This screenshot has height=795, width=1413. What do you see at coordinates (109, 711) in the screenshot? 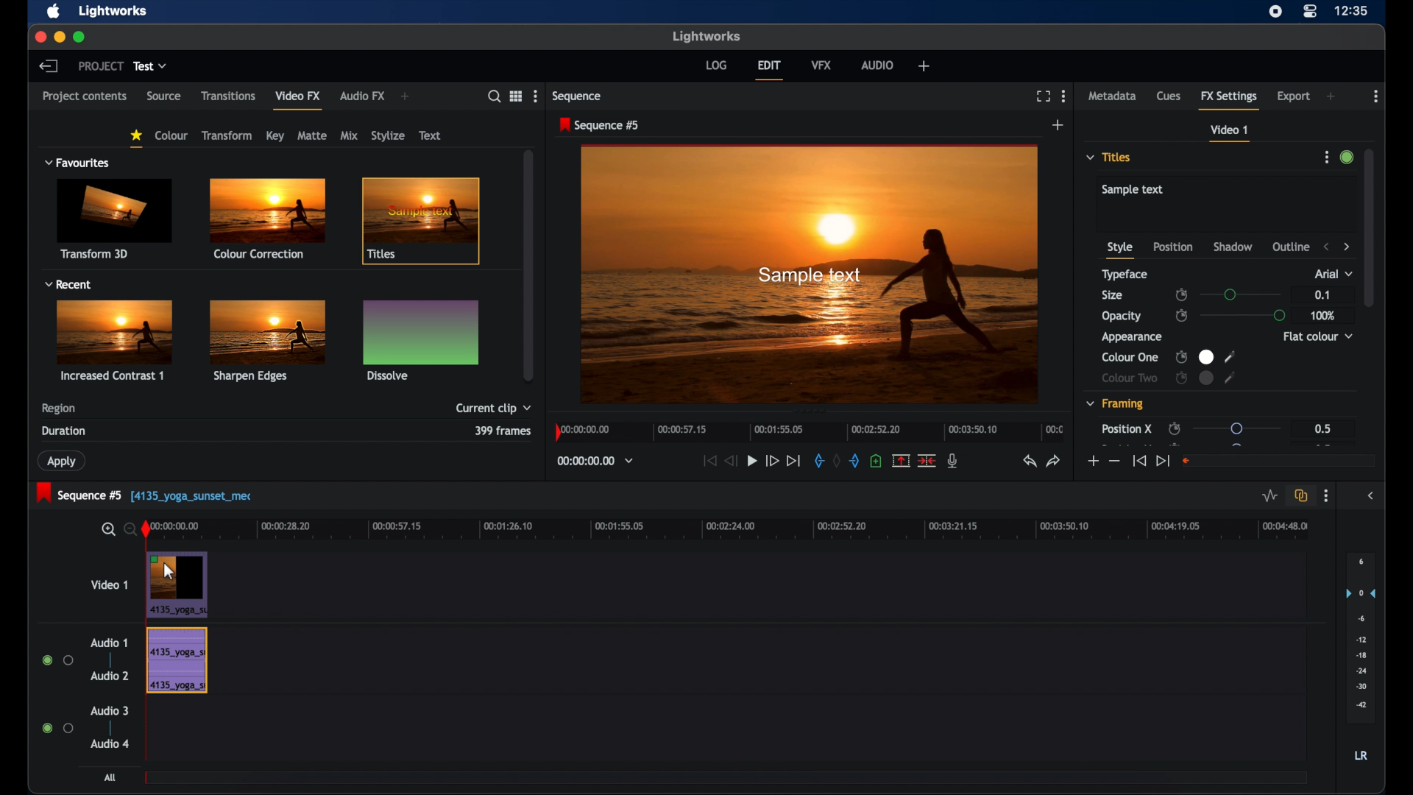
I see `audio 3` at bounding box center [109, 711].